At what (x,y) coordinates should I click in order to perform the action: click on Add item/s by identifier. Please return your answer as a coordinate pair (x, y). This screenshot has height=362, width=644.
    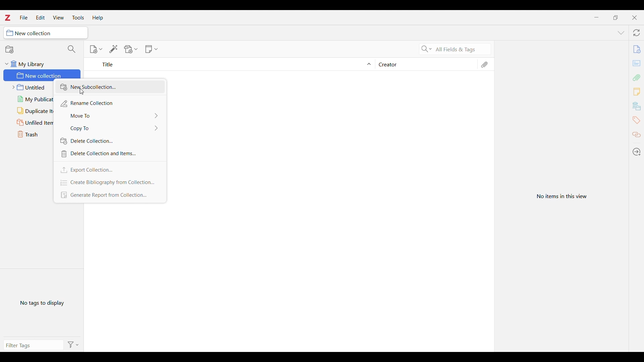
    Looking at the image, I should click on (114, 49).